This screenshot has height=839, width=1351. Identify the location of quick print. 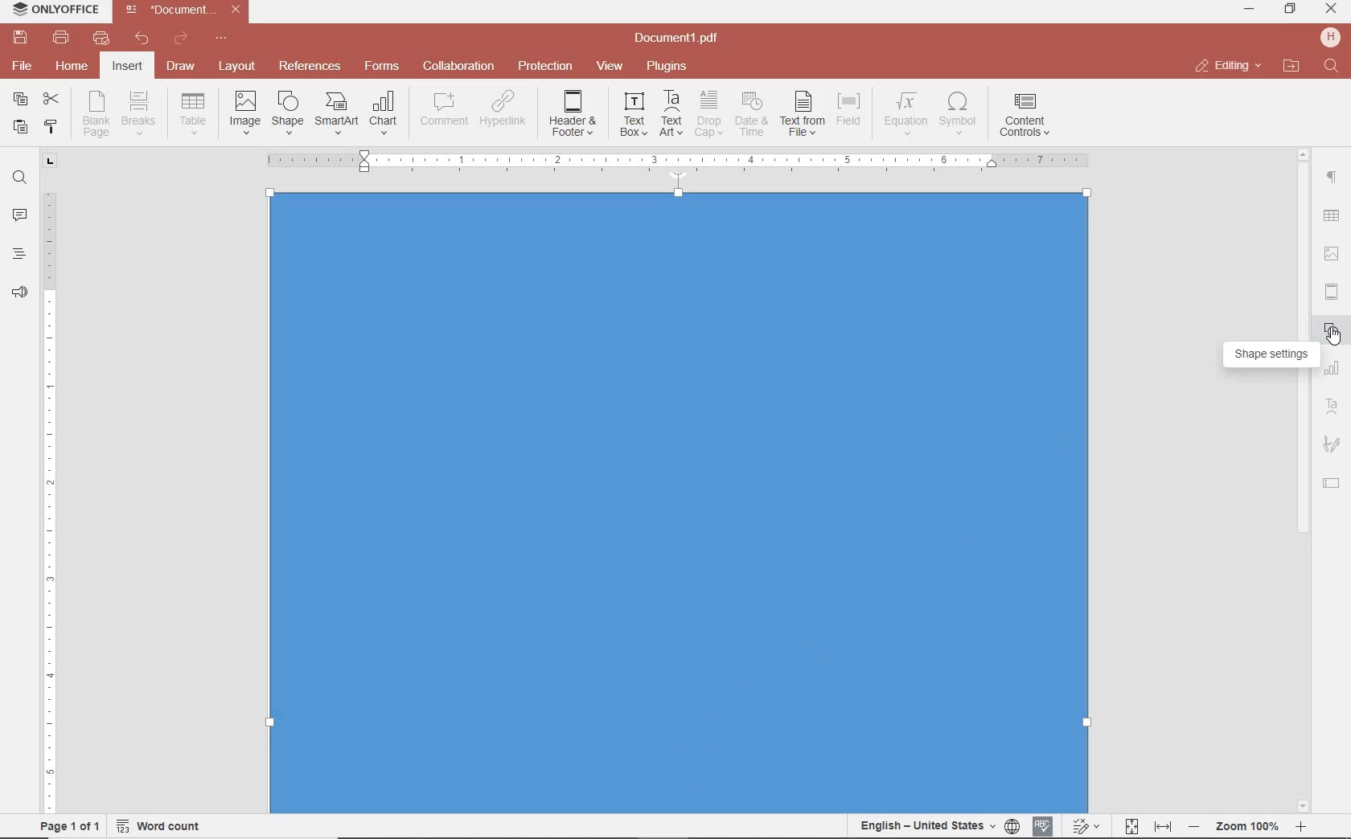
(100, 38).